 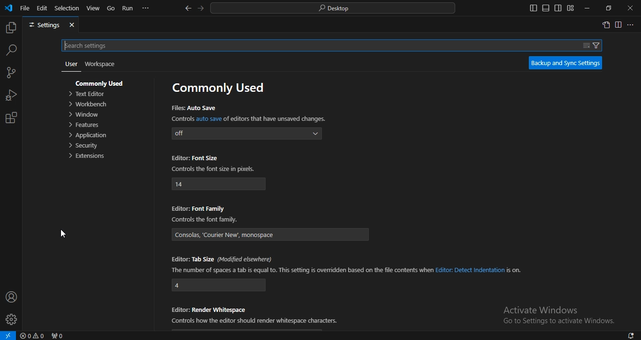 What do you see at coordinates (64, 235) in the screenshot?
I see `Cursor` at bounding box center [64, 235].